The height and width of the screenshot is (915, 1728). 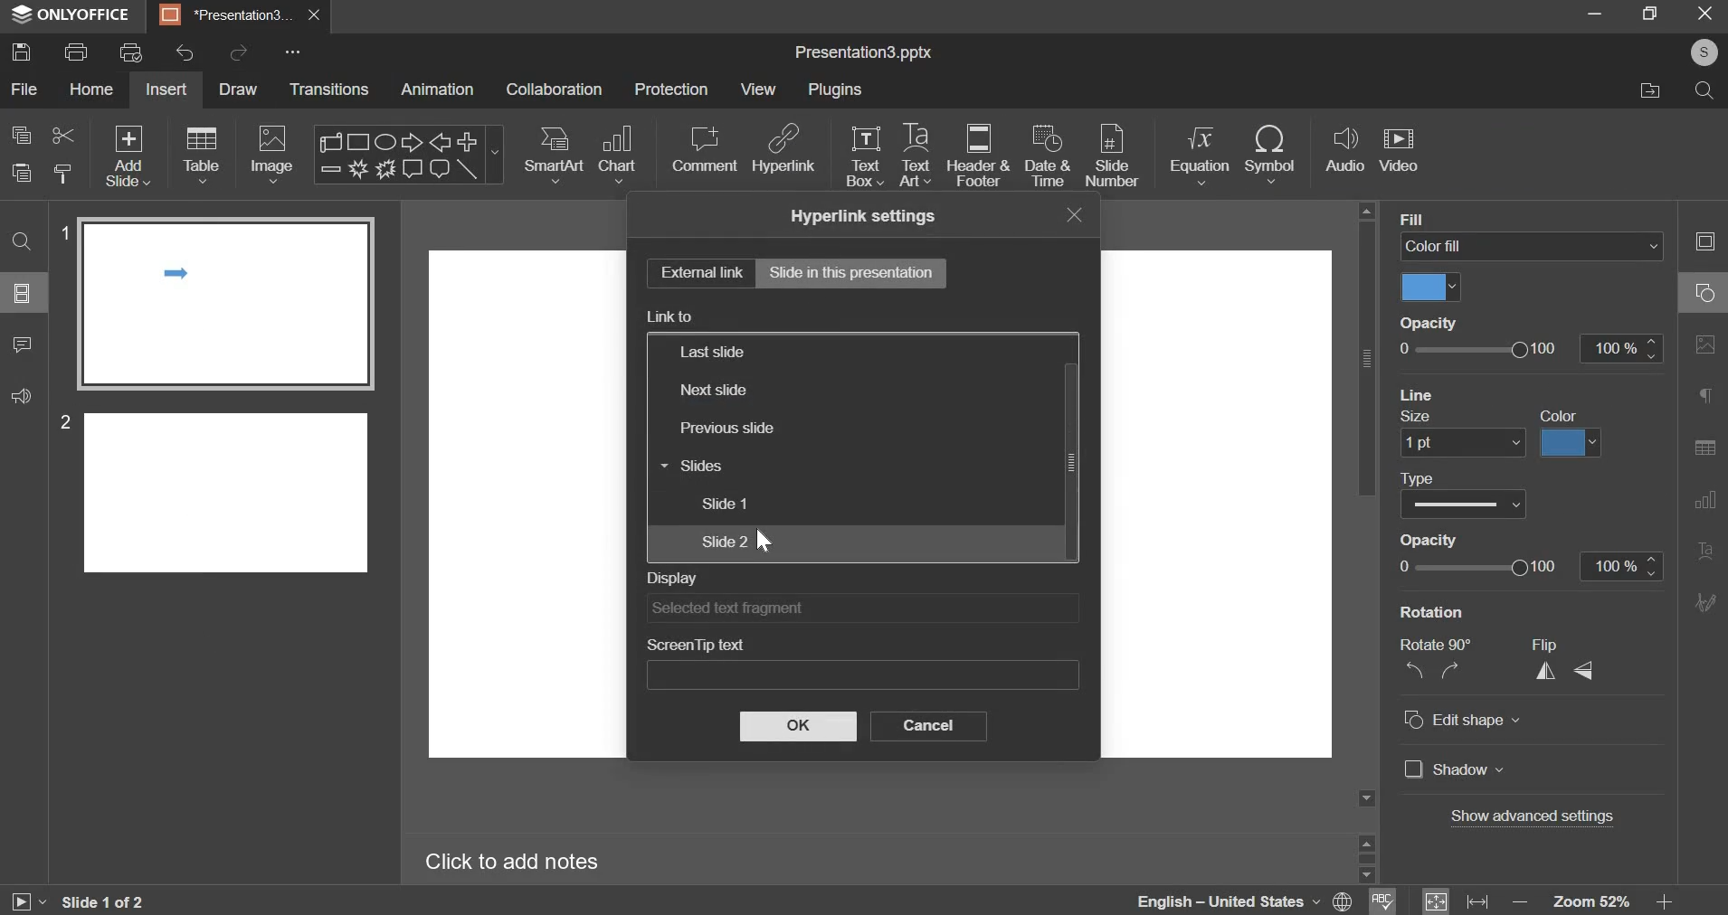 I want to click on exit, so click(x=1707, y=14).